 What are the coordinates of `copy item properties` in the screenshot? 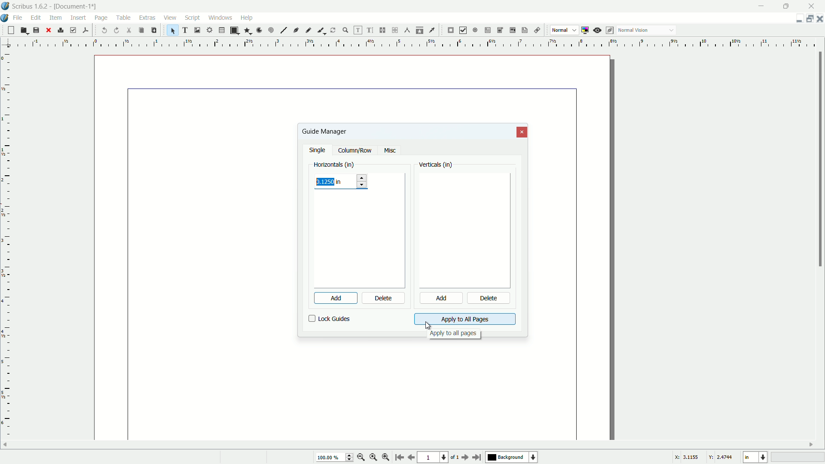 It's located at (420, 30).